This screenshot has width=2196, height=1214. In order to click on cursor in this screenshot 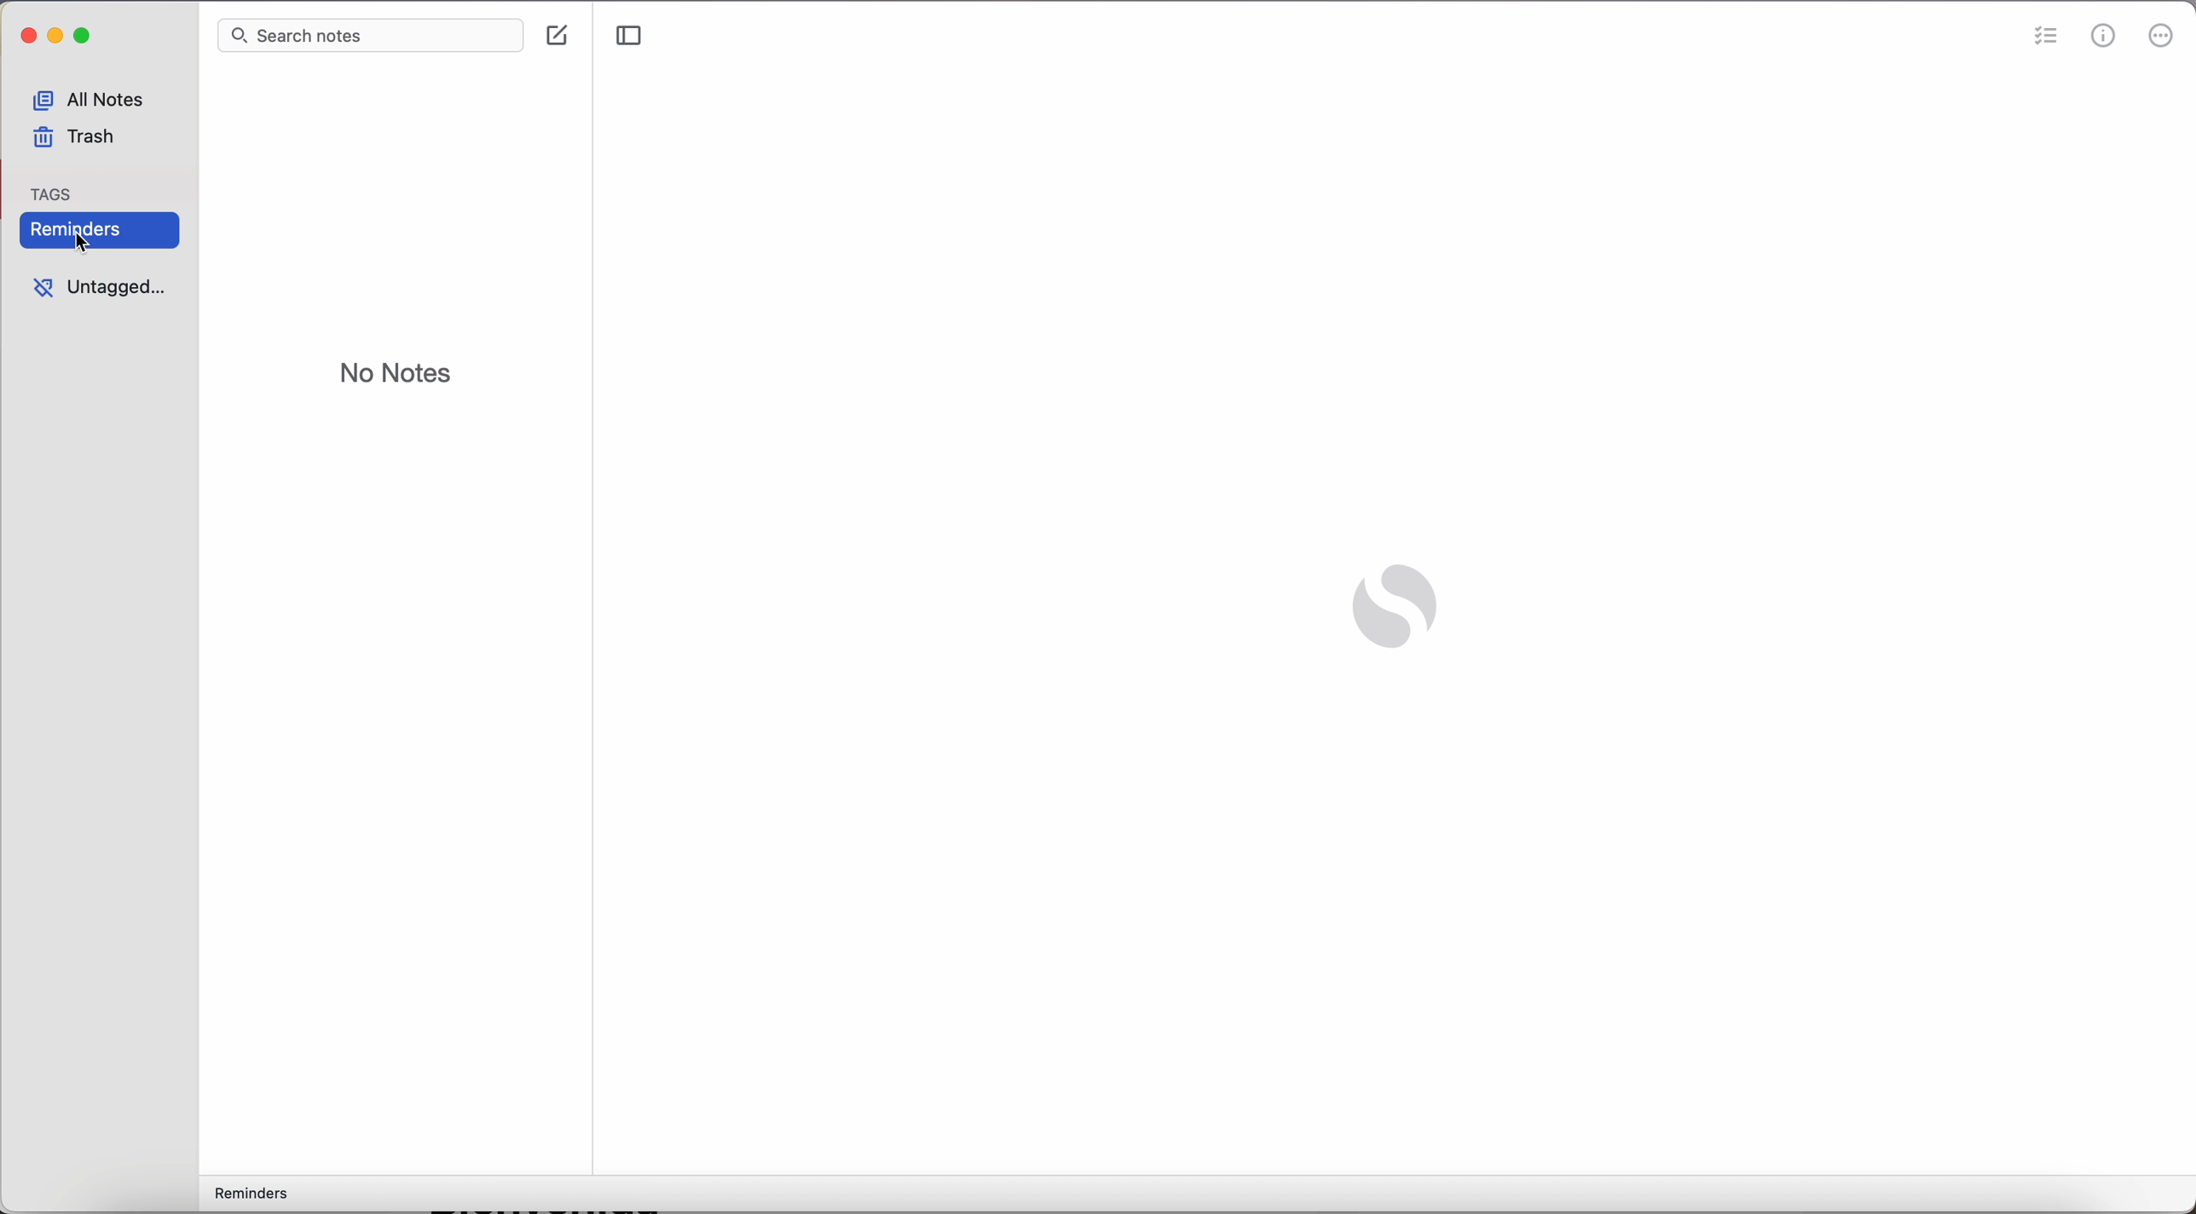, I will do `click(74, 241)`.